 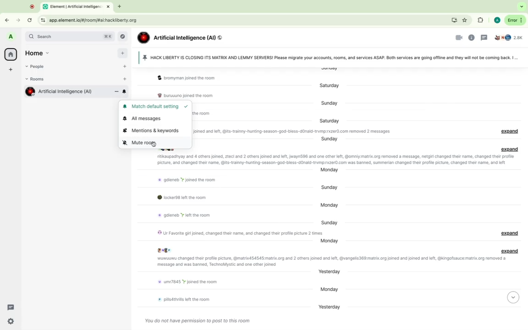 What do you see at coordinates (184, 179) in the screenshot?
I see `Message` at bounding box center [184, 179].